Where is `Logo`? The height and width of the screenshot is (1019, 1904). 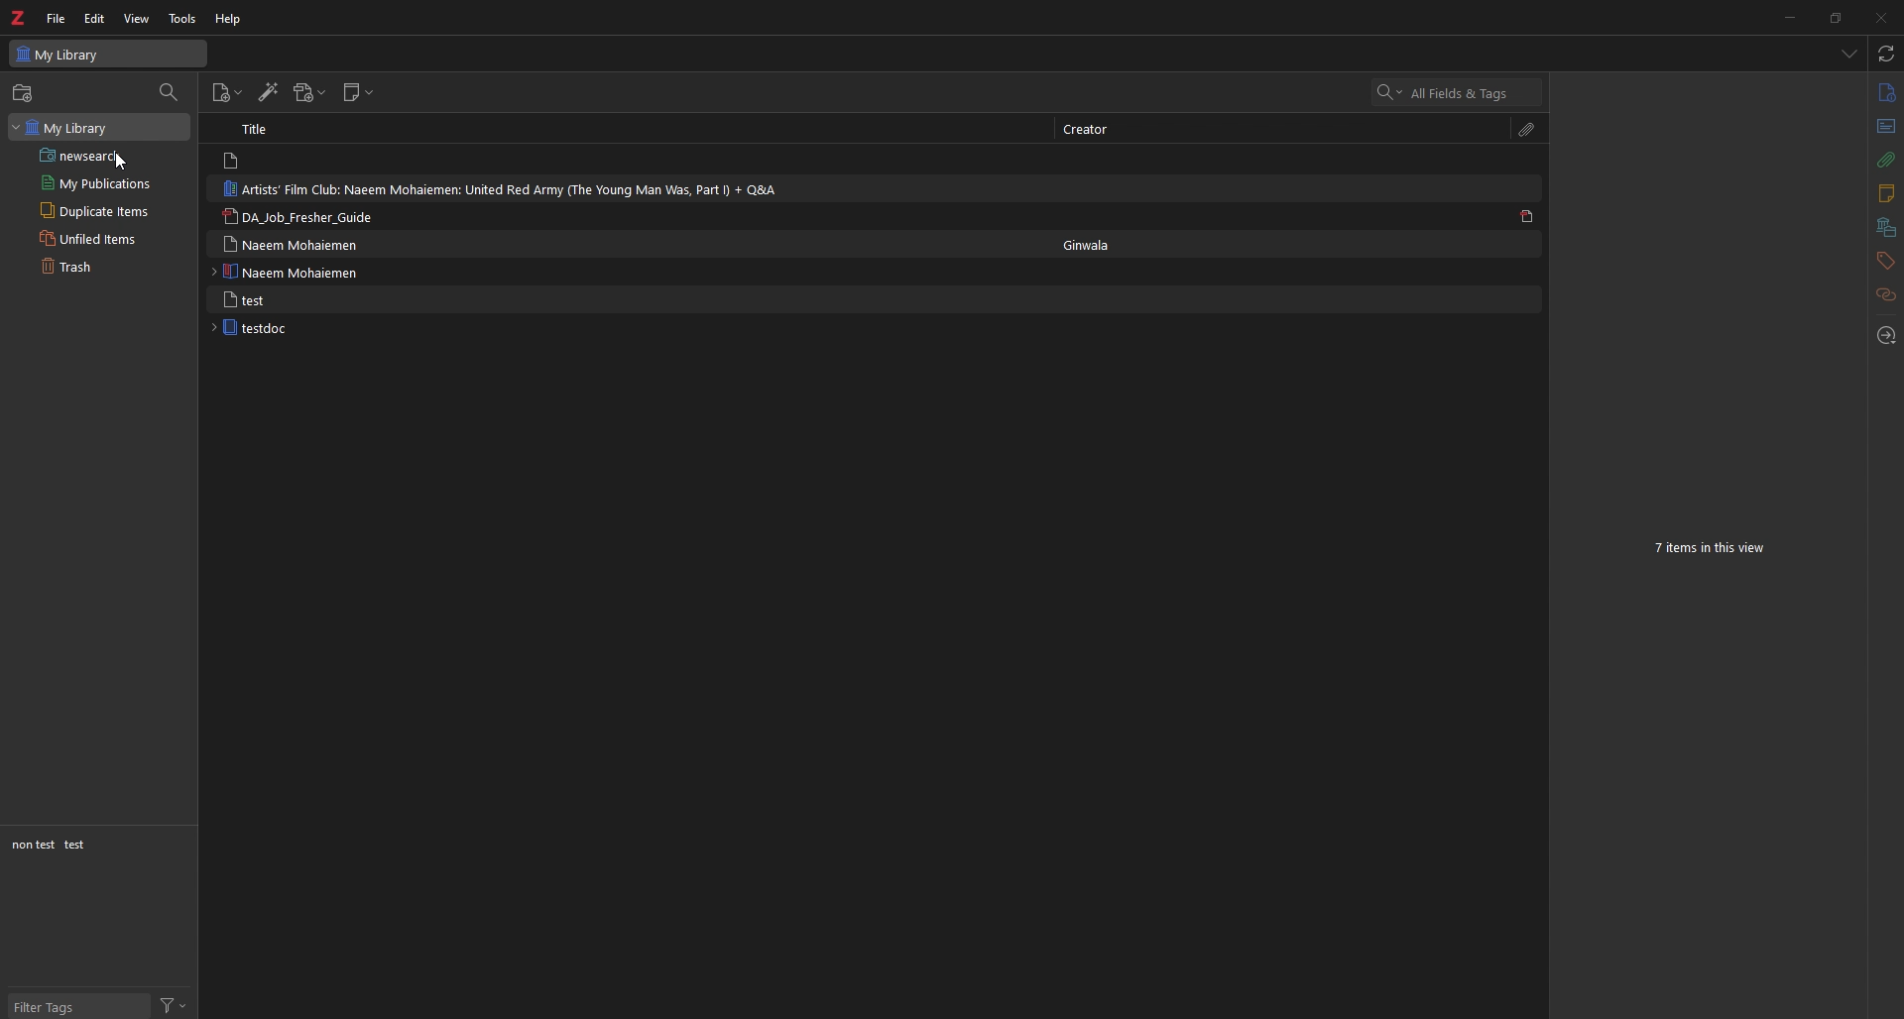
Logo is located at coordinates (22, 19).